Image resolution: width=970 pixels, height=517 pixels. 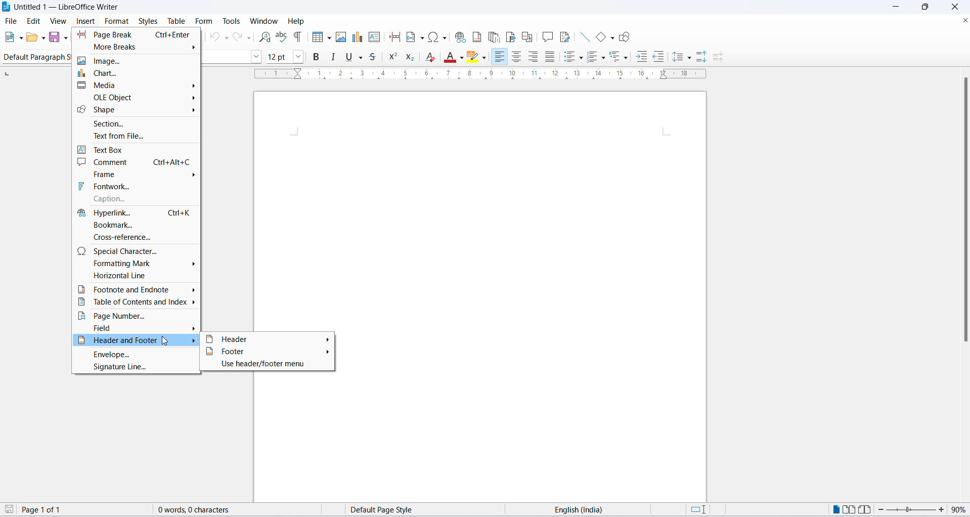 I want to click on use header/footer menu, so click(x=267, y=364).